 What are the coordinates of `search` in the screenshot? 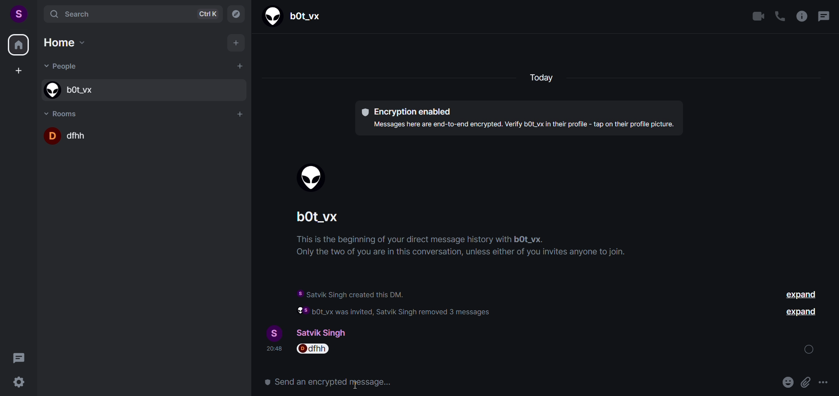 It's located at (129, 13).